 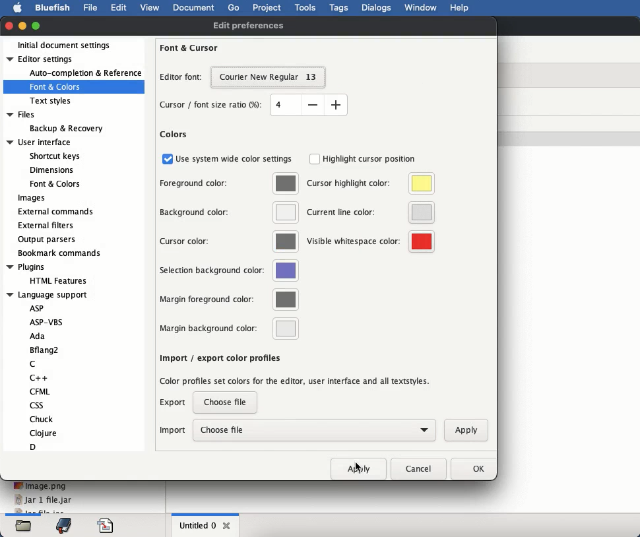 What do you see at coordinates (18, 8) in the screenshot?
I see `apple logo` at bounding box center [18, 8].